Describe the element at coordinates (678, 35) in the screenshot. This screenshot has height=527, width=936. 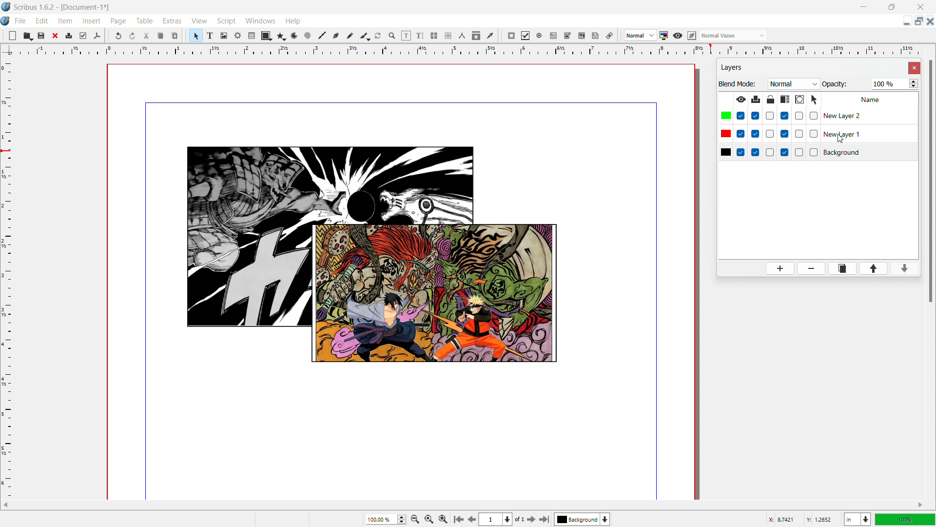
I see `preview mode` at that location.